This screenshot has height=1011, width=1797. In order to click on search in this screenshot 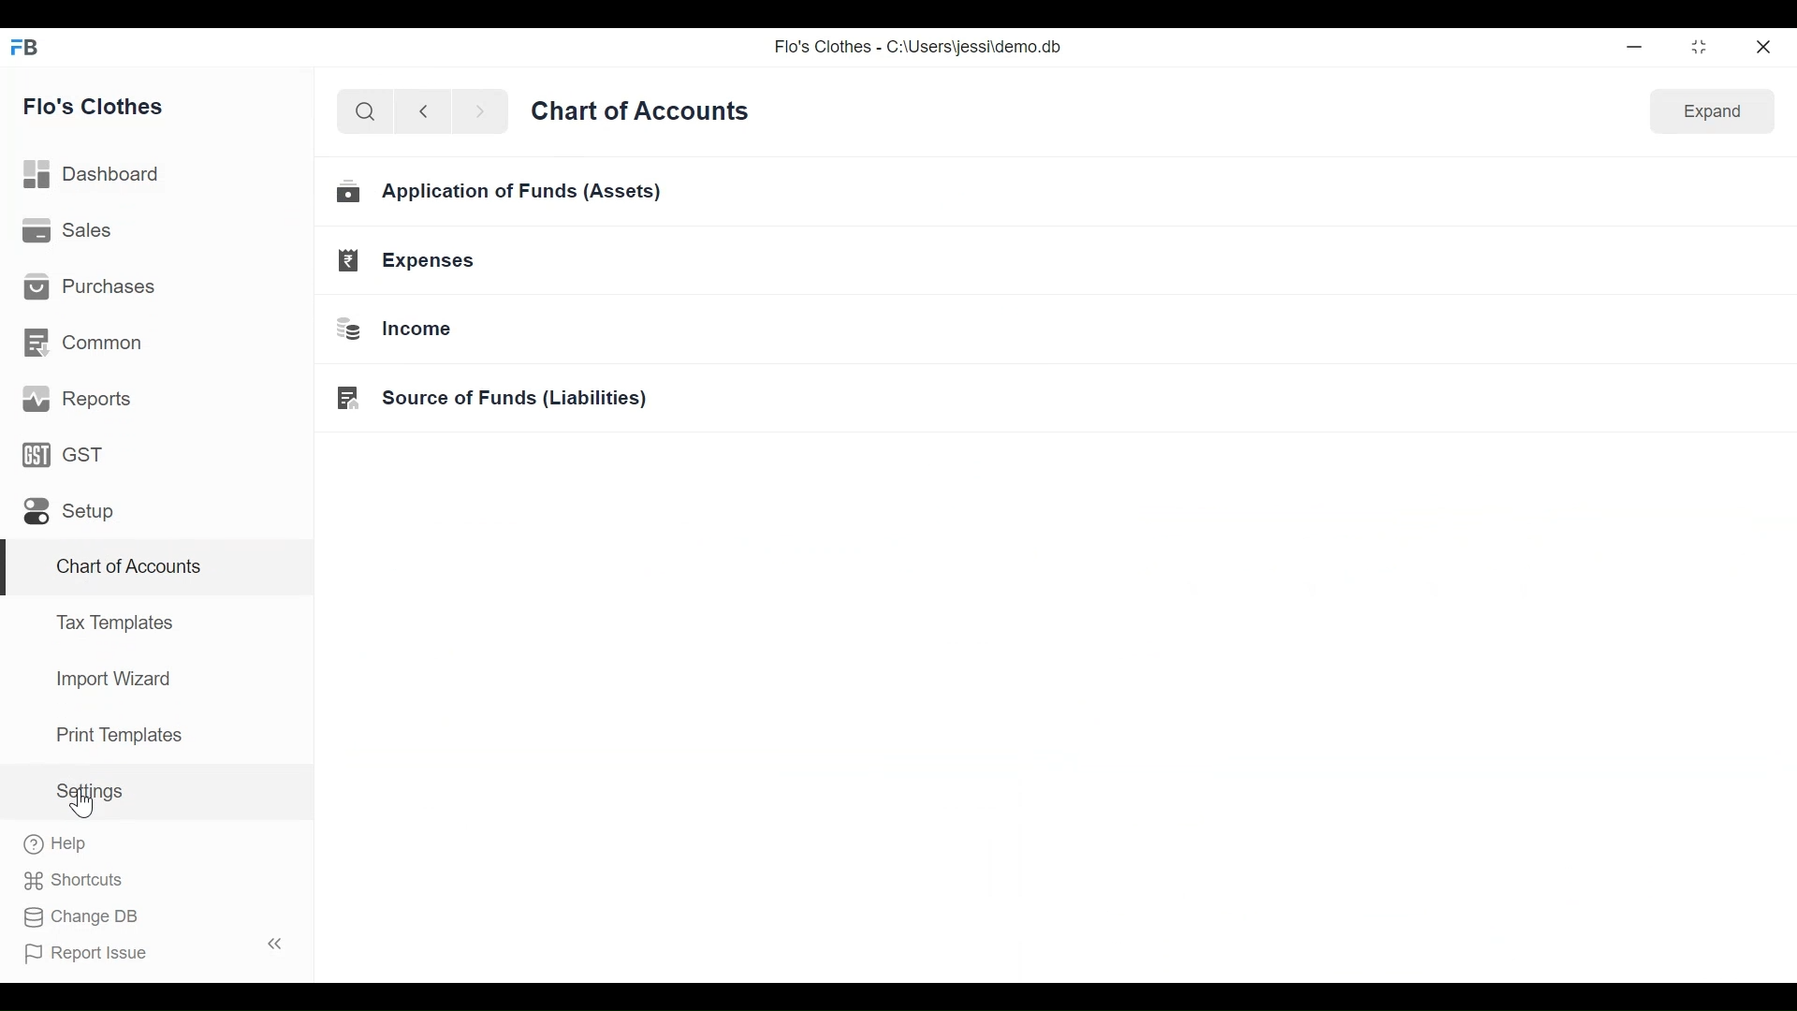, I will do `click(364, 111)`.